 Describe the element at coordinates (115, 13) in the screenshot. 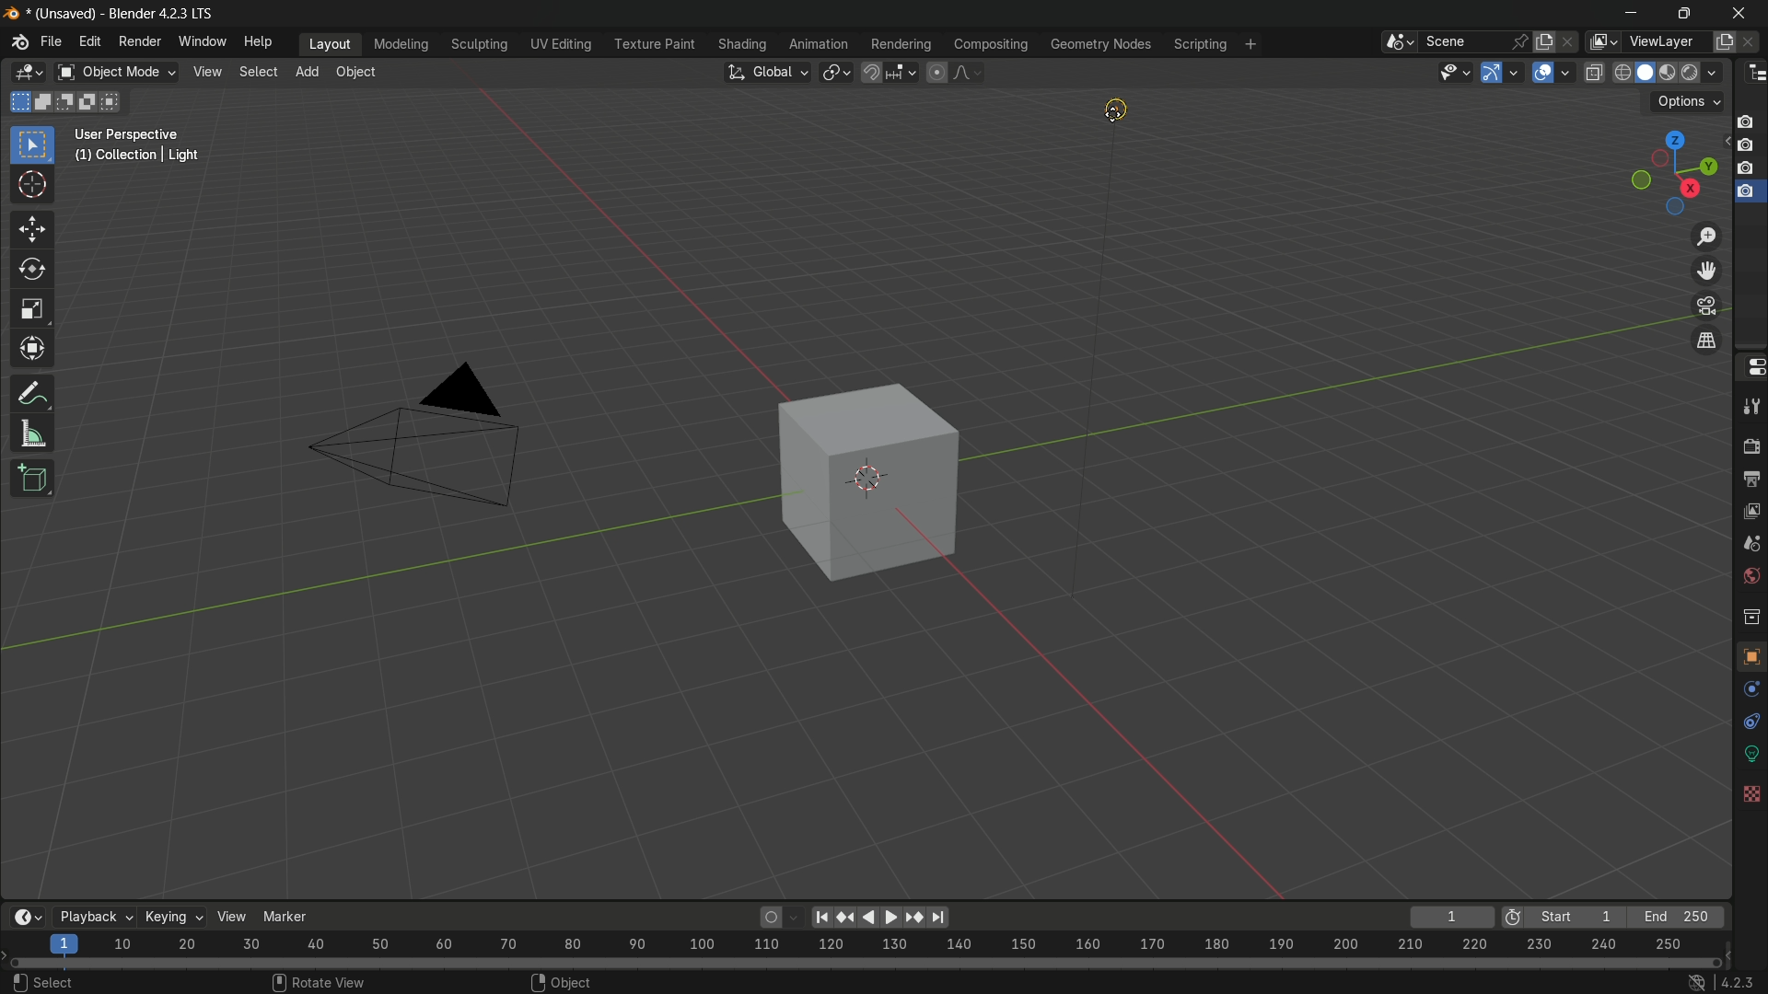

I see `(unsaved) - blender 4.2.3 lts` at that location.